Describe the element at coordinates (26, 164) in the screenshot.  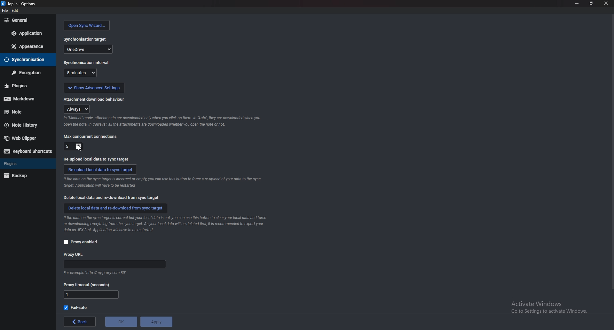
I see `plugins` at that location.